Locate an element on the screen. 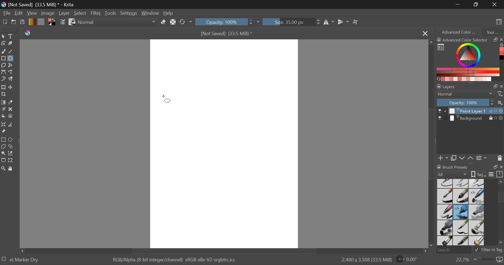 This screenshot has width=504, height=265. Crop a layer is located at coordinates (4, 95).